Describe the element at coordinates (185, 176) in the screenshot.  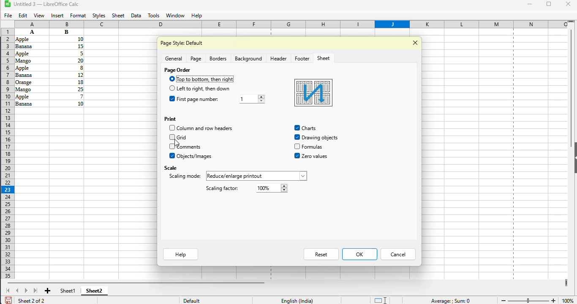
I see `scaling mode: reduce/enlarge/printout` at that location.